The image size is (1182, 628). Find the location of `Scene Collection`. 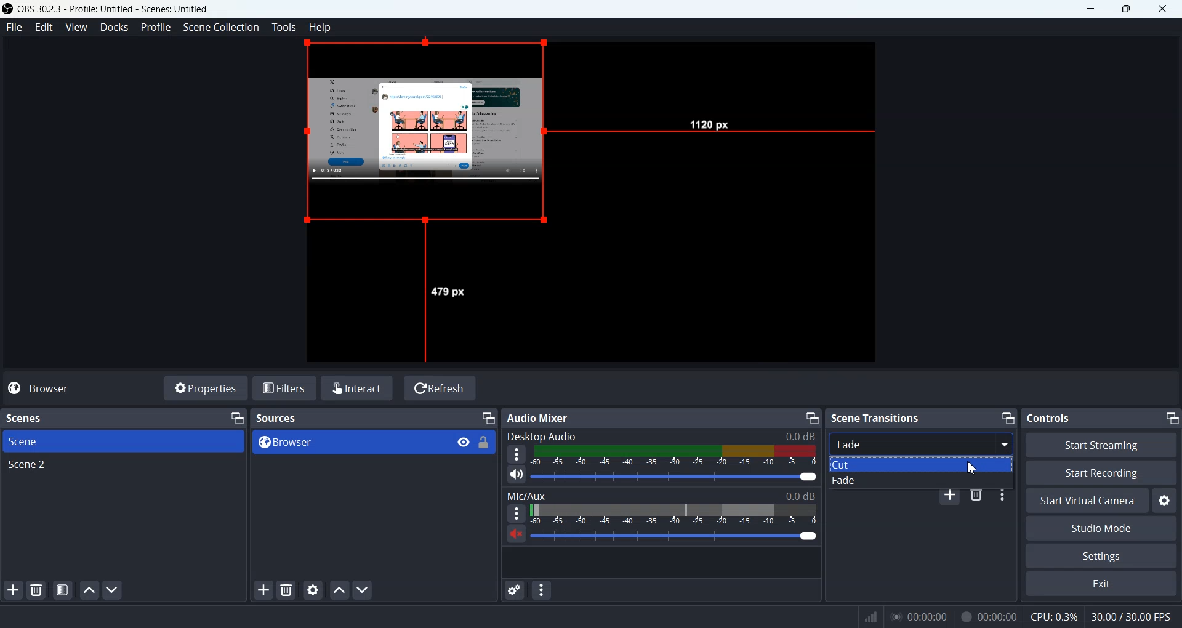

Scene Collection is located at coordinates (222, 27).